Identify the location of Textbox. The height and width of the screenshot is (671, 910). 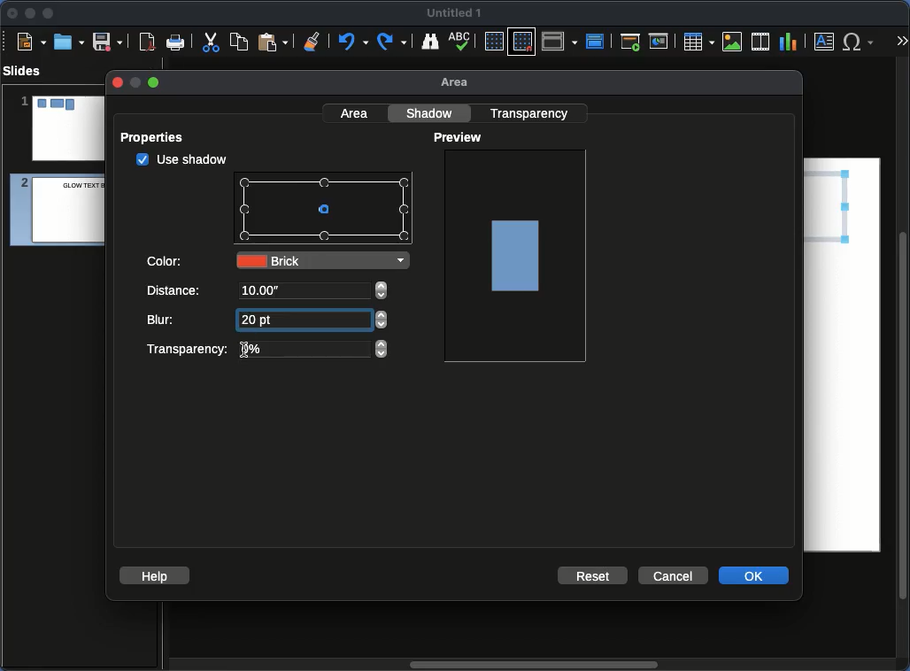
(825, 41).